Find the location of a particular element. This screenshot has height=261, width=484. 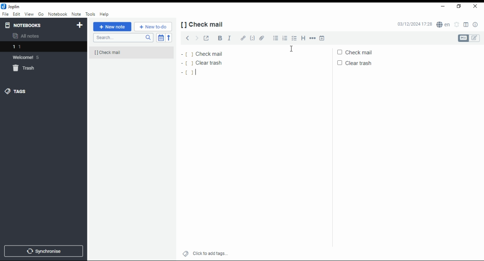

note properties is located at coordinates (475, 25).